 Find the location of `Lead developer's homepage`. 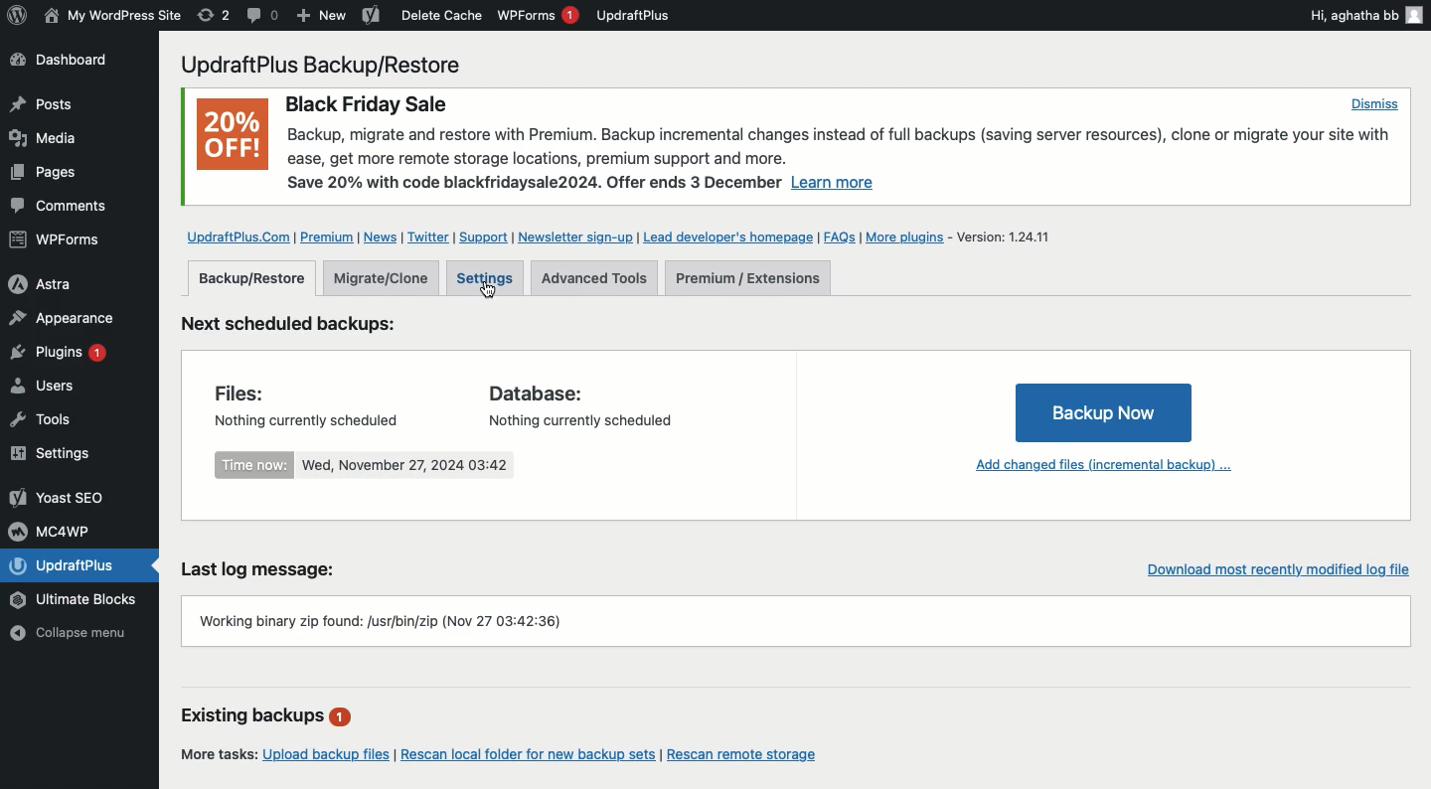

Lead developer's homepage is located at coordinates (728, 236).